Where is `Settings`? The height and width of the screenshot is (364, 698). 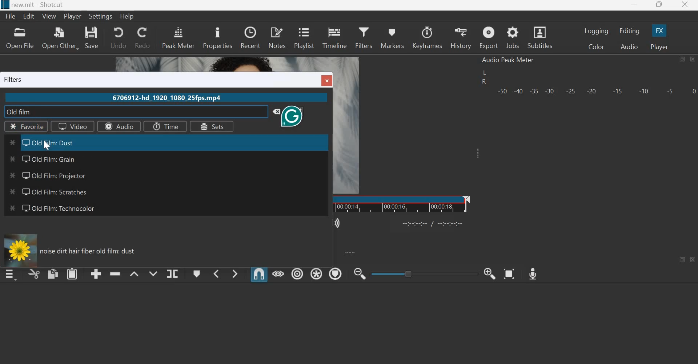
Settings is located at coordinates (101, 16).